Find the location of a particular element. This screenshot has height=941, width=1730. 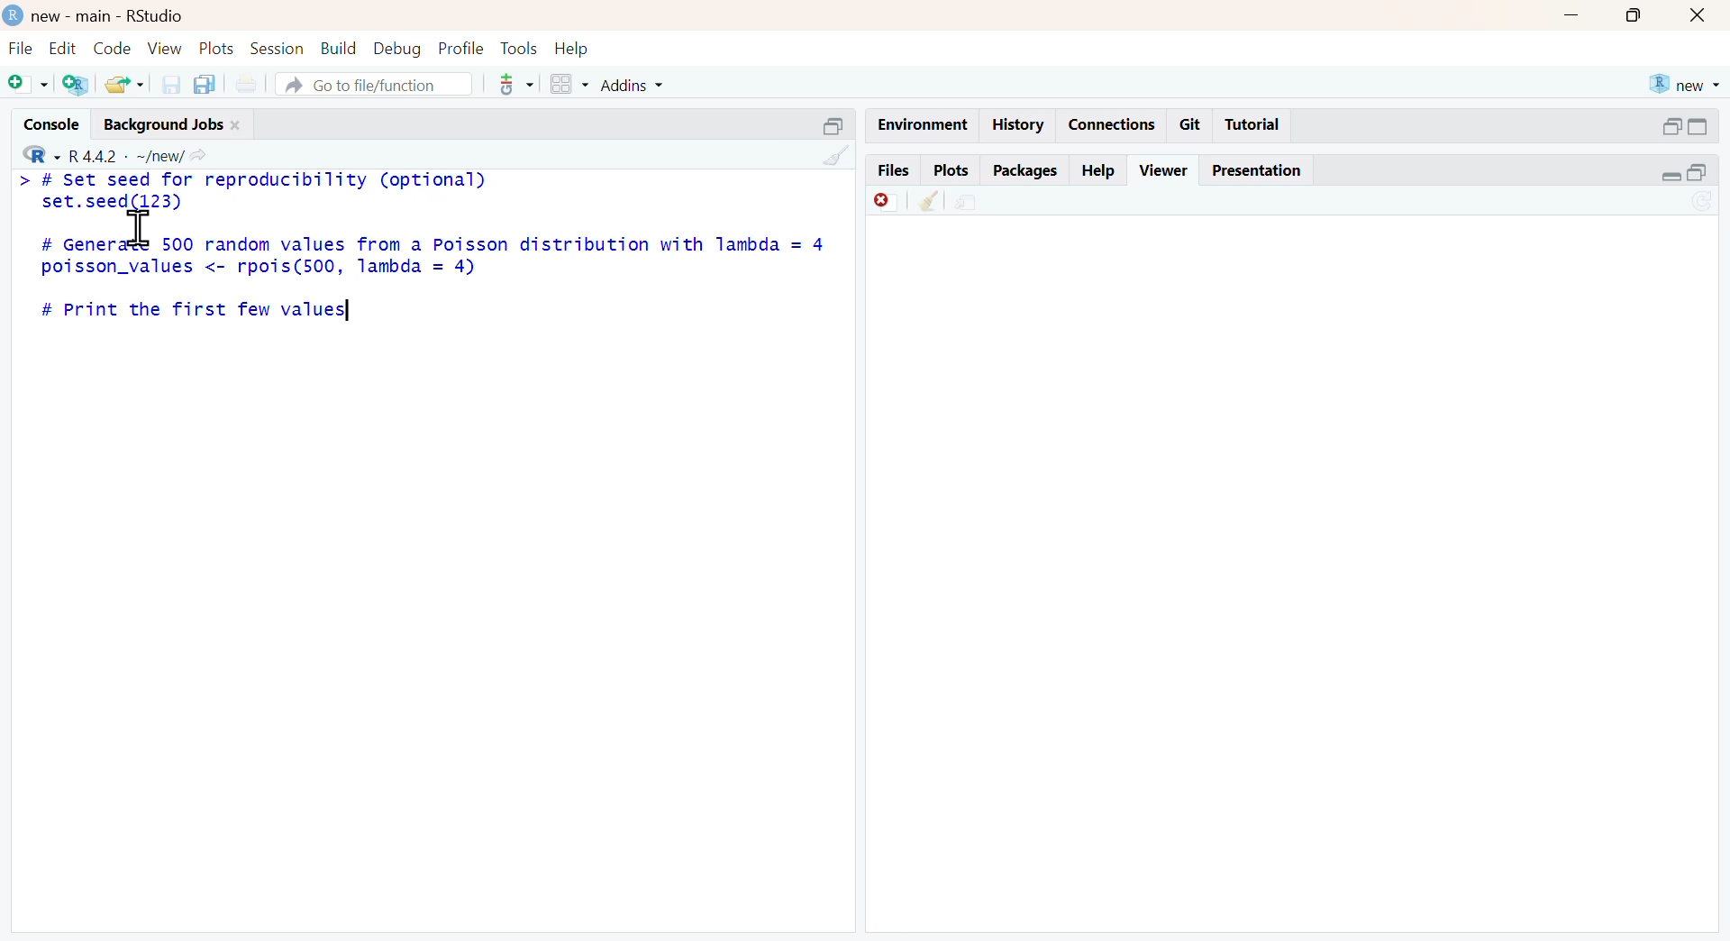

clean is located at coordinates (840, 156).